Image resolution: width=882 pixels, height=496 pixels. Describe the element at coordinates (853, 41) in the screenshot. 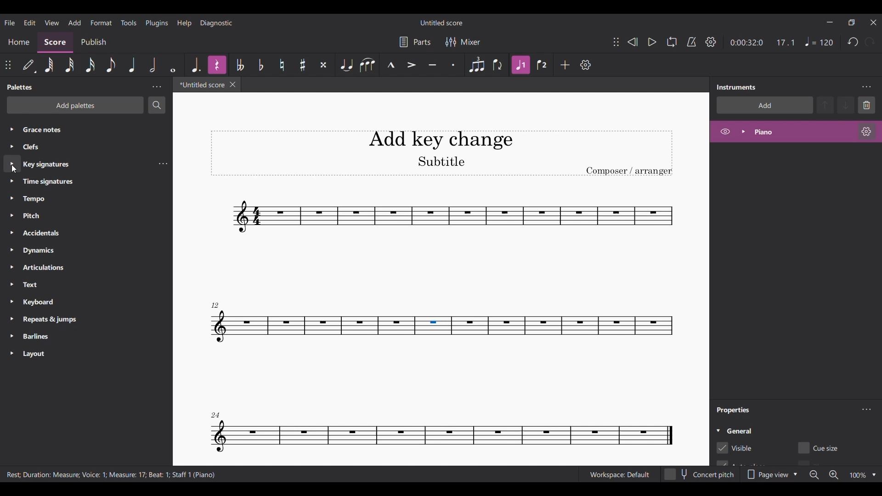

I see `Undo` at that location.